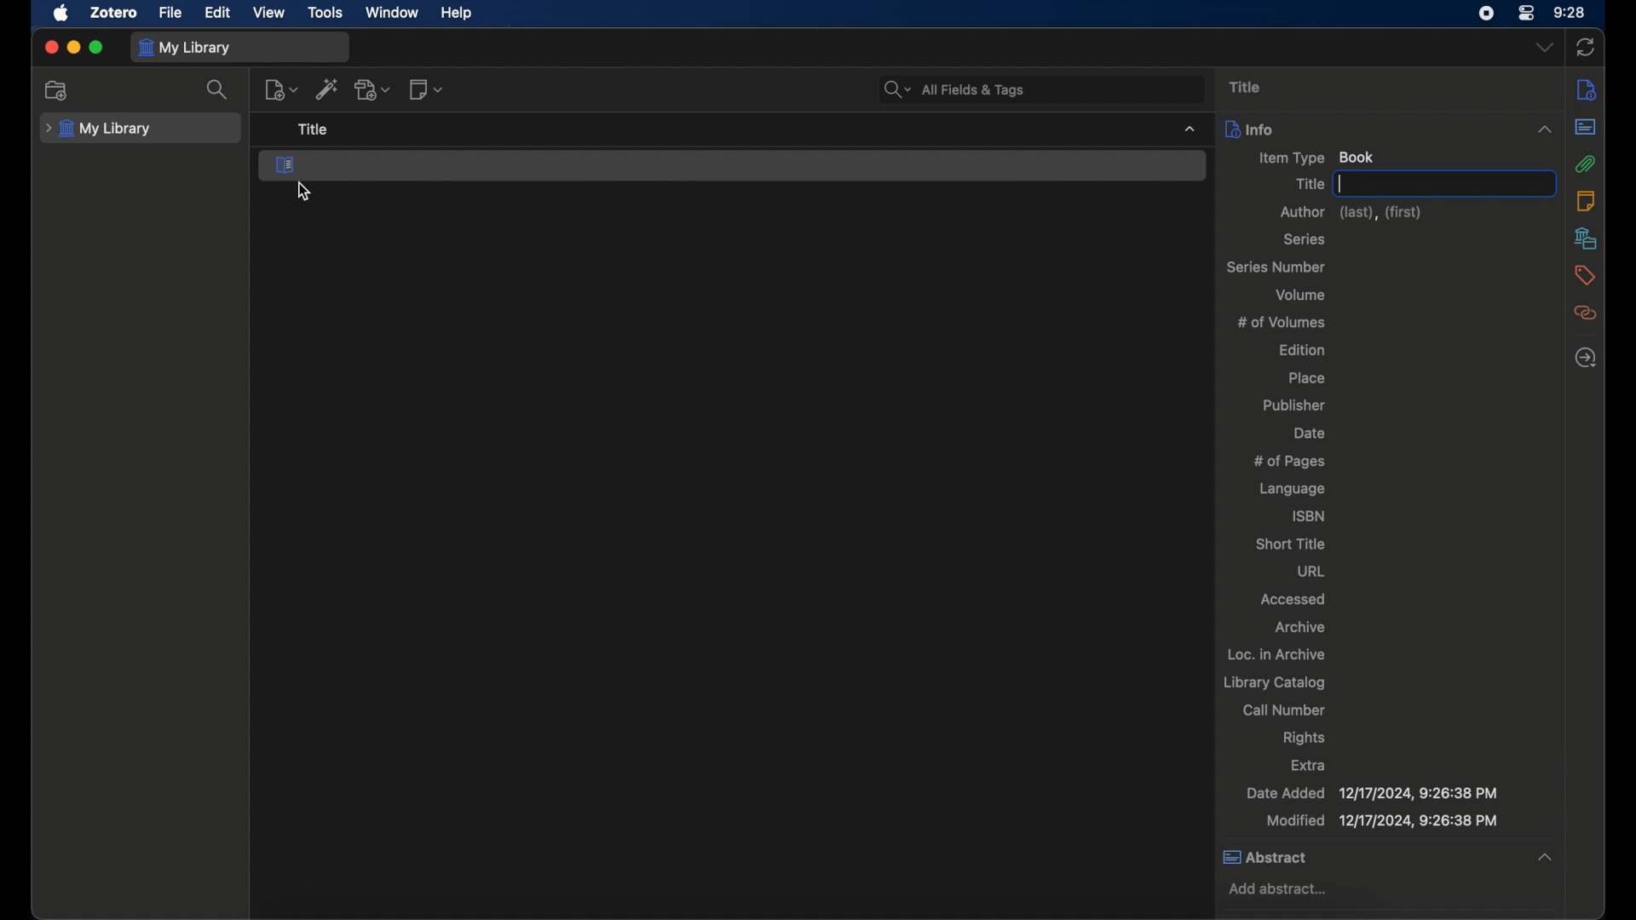 The image size is (1636, 920). I want to click on author, so click(1351, 212).